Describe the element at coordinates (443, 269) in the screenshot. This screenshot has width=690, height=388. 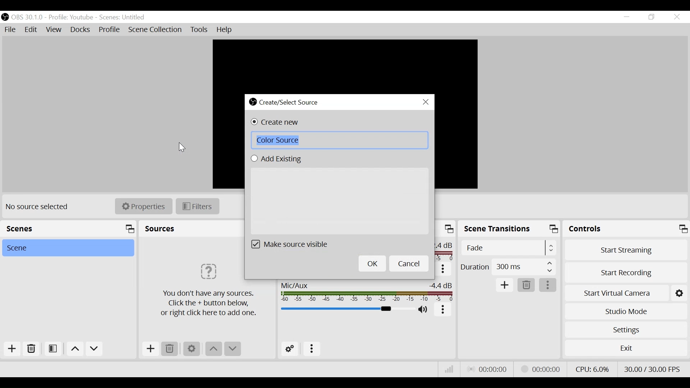
I see `more options` at that location.